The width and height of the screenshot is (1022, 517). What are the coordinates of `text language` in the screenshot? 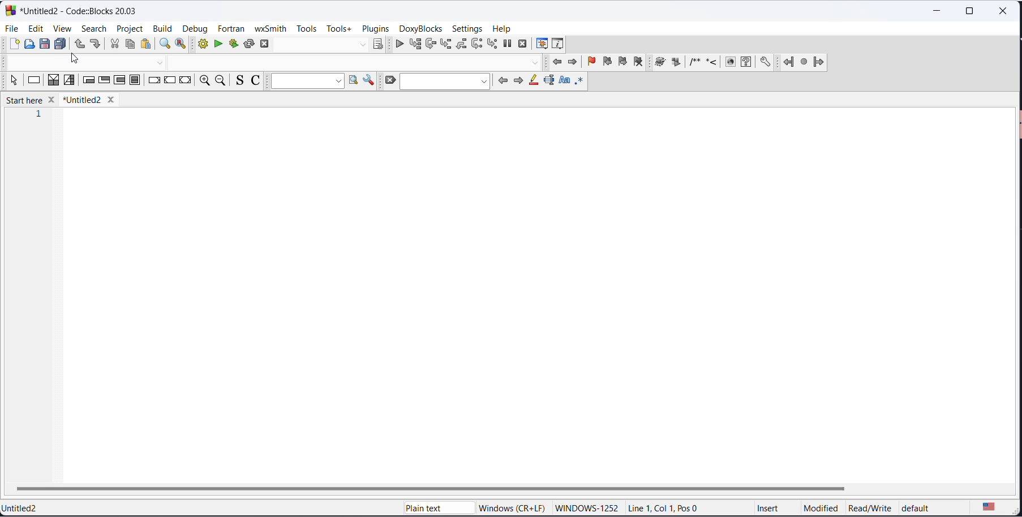 It's located at (993, 507).